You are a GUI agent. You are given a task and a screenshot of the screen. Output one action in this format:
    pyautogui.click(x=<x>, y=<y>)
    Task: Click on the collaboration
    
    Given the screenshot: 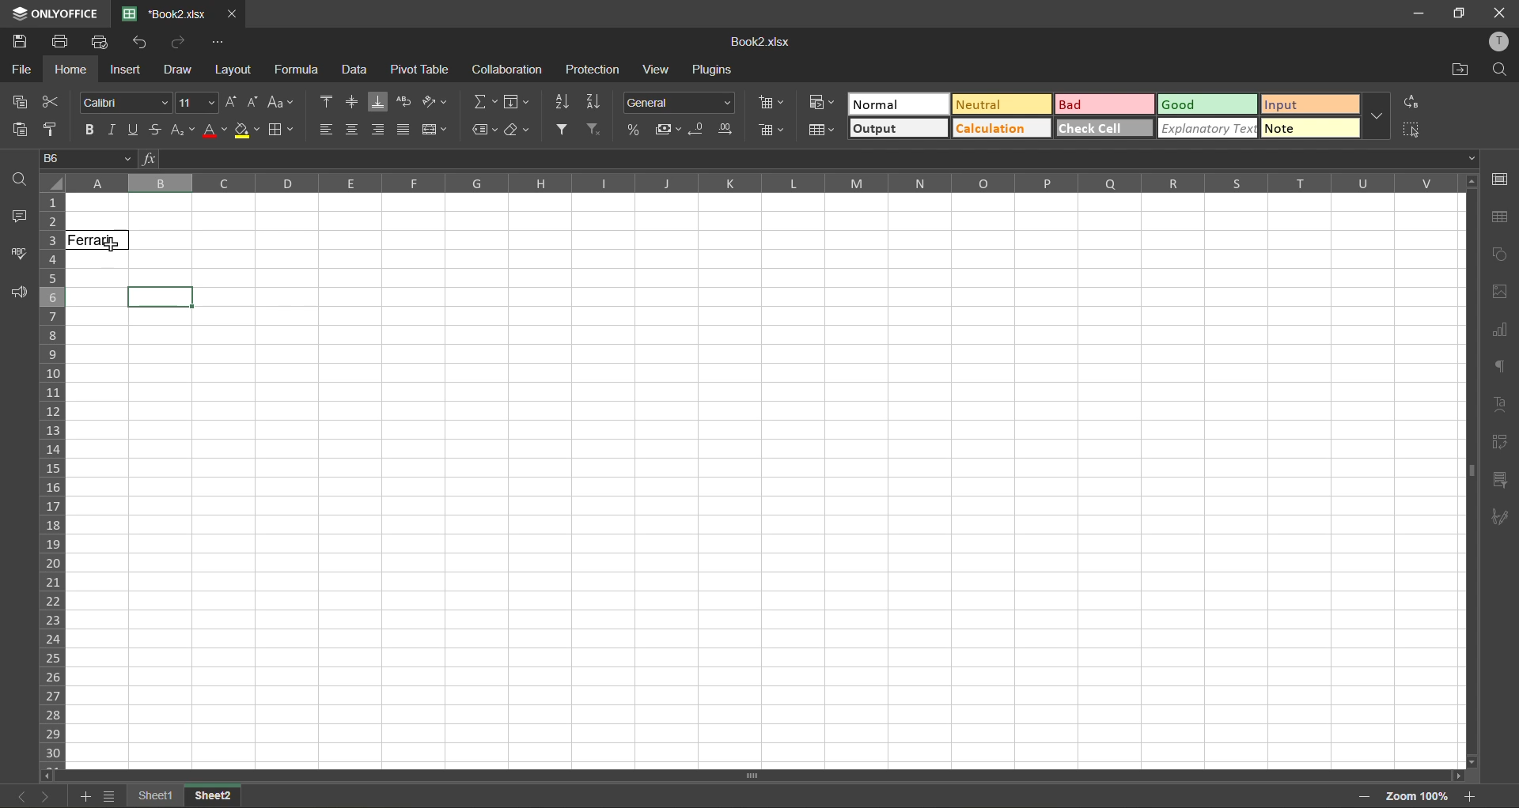 What is the action you would take?
    pyautogui.click(x=508, y=69)
    